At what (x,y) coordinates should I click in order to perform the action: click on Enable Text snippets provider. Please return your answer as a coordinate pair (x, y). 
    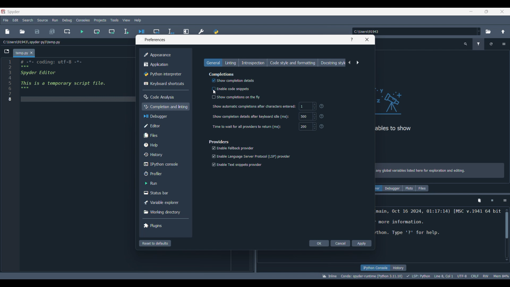
    Looking at the image, I should click on (237, 166).